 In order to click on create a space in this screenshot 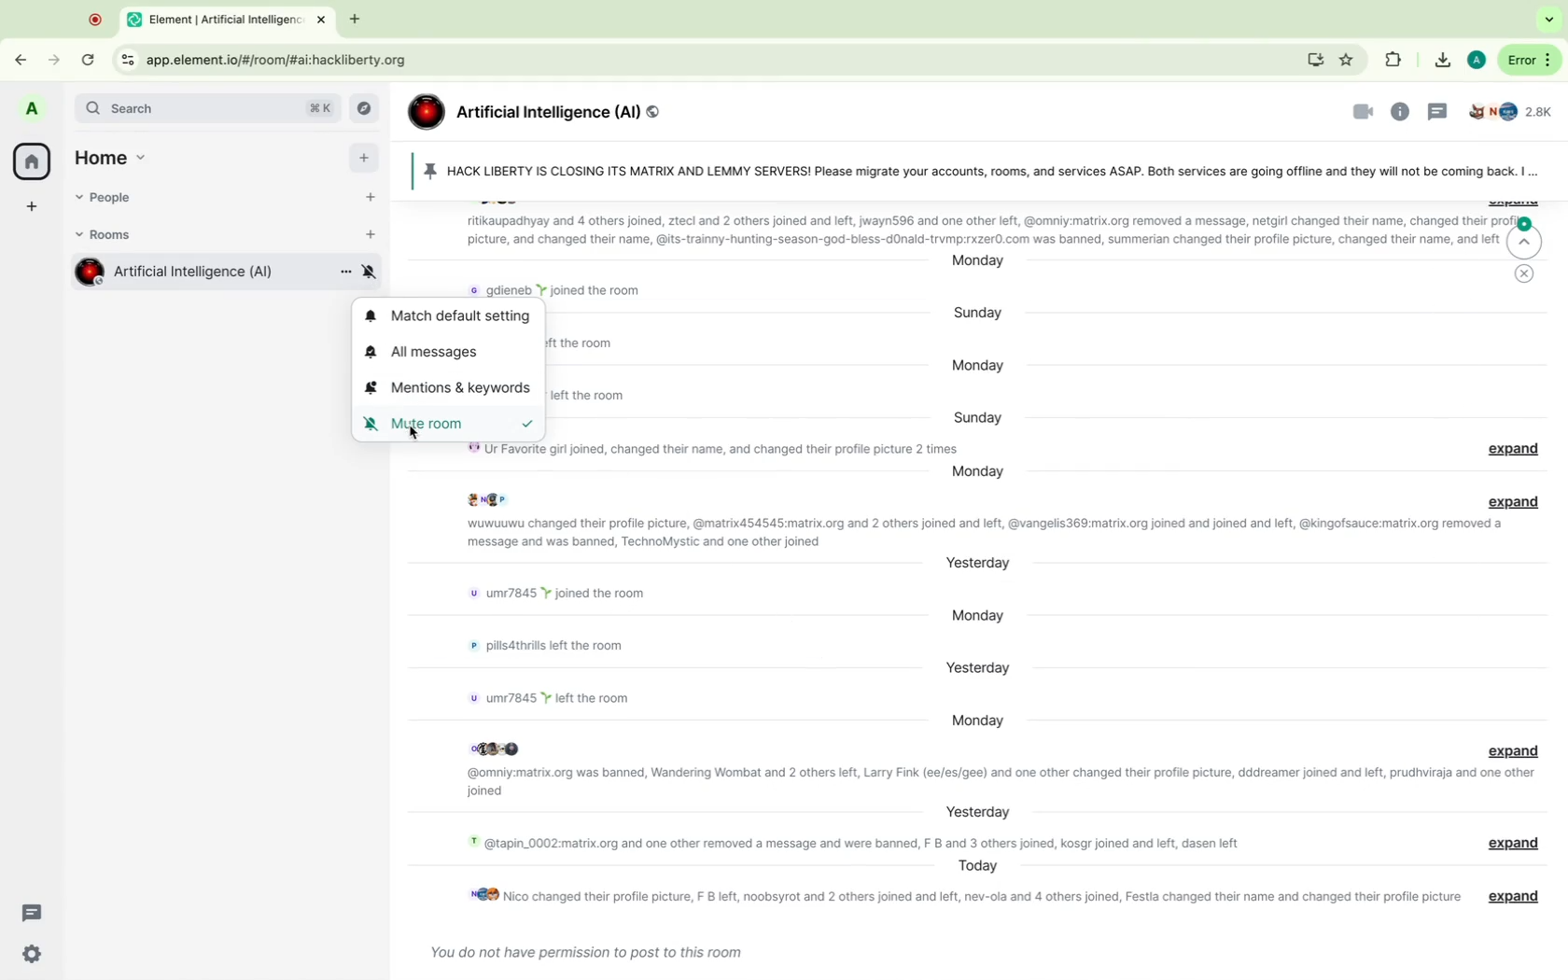, I will do `click(32, 205)`.